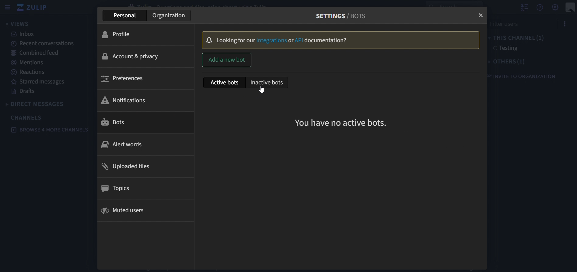  I want to click on bots, so click(117, 123).